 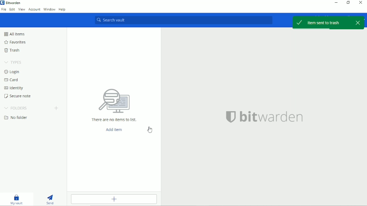 What do you see at coordinates (114, 100) in the screenshot?
I see `icon` at bounding box center [114, 100].